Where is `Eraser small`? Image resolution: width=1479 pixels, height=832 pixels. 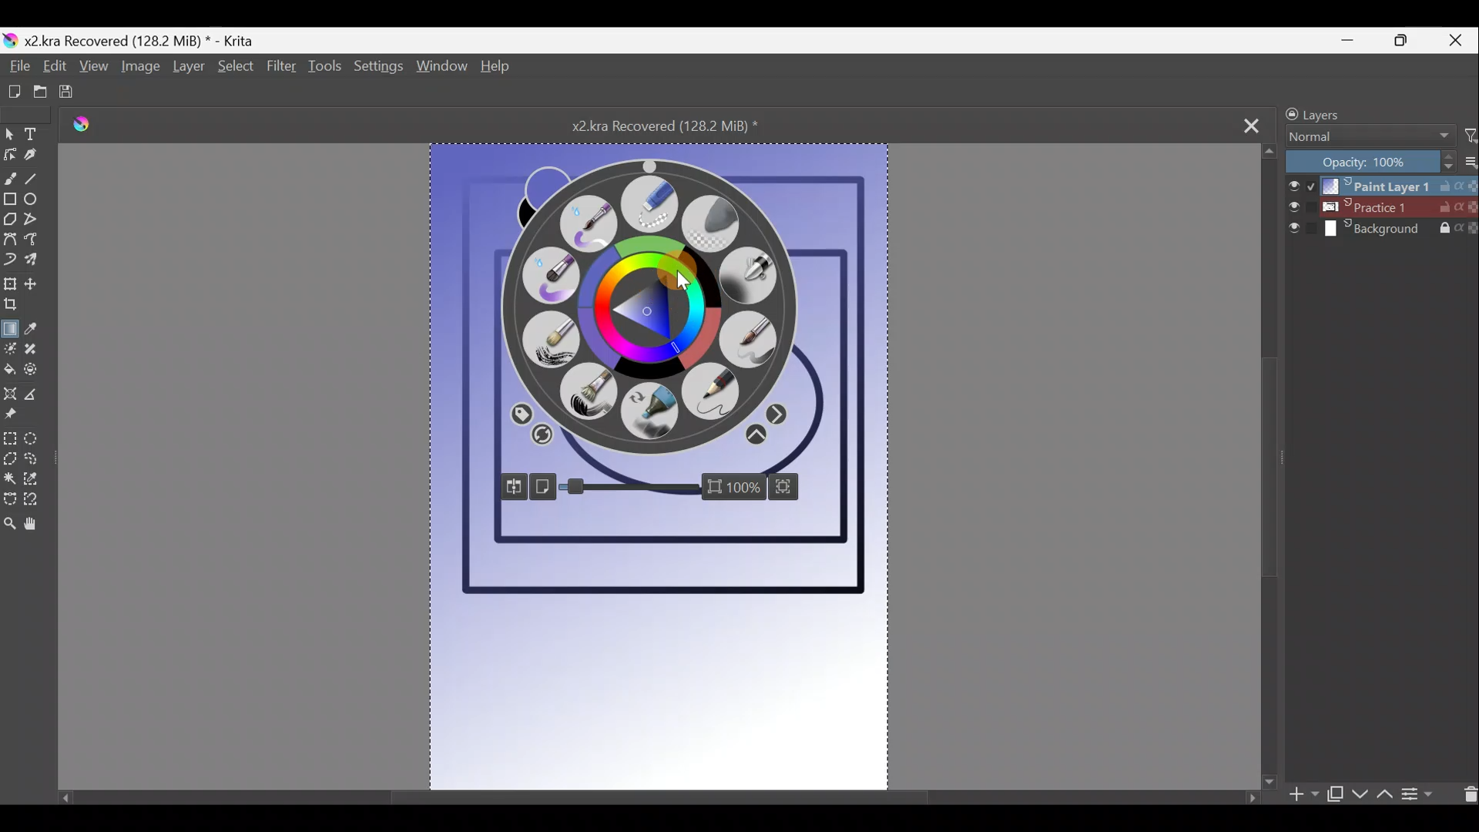
Eraser small is located at coordinates (650, 204).